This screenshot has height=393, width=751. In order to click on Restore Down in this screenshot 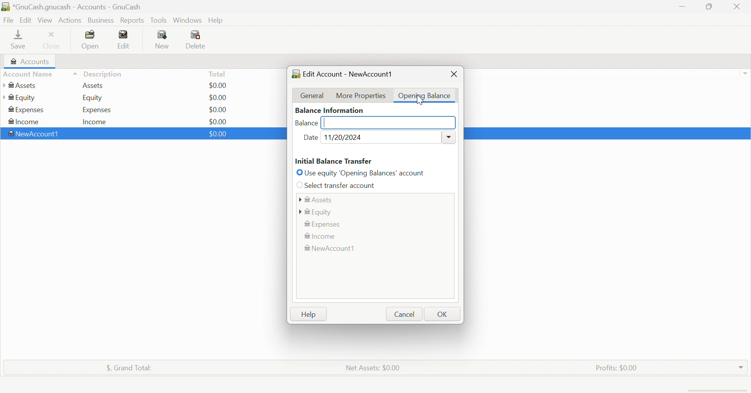, I will do `click(710, 7)`.